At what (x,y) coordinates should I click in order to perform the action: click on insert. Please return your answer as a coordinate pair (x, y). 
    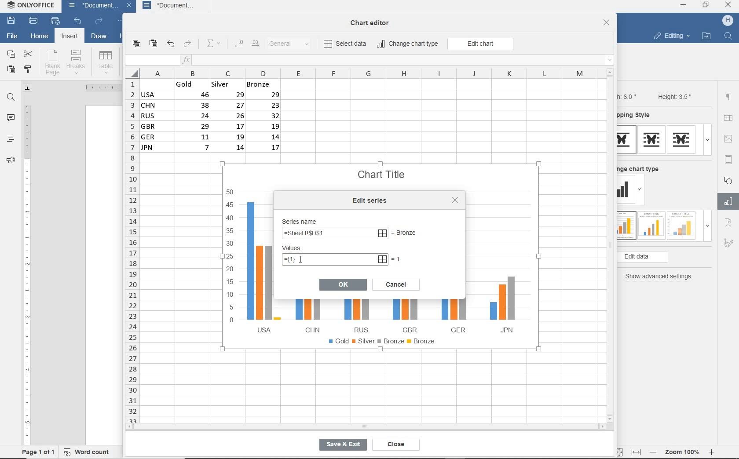
    Looking at the image, I should click on (69, 37).